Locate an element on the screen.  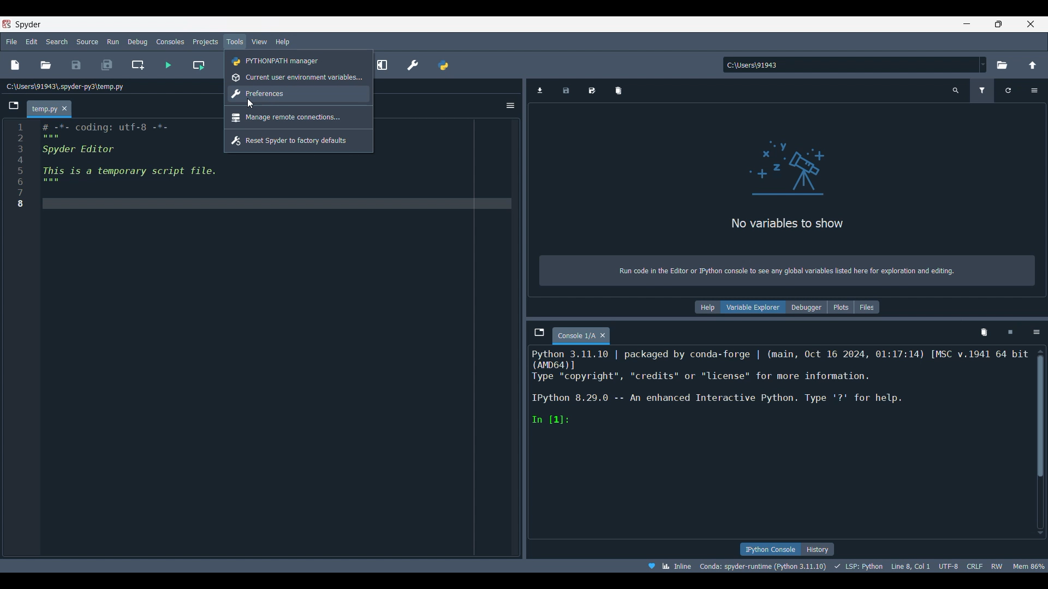
Remove all variables is located at coordinates (619, 91).